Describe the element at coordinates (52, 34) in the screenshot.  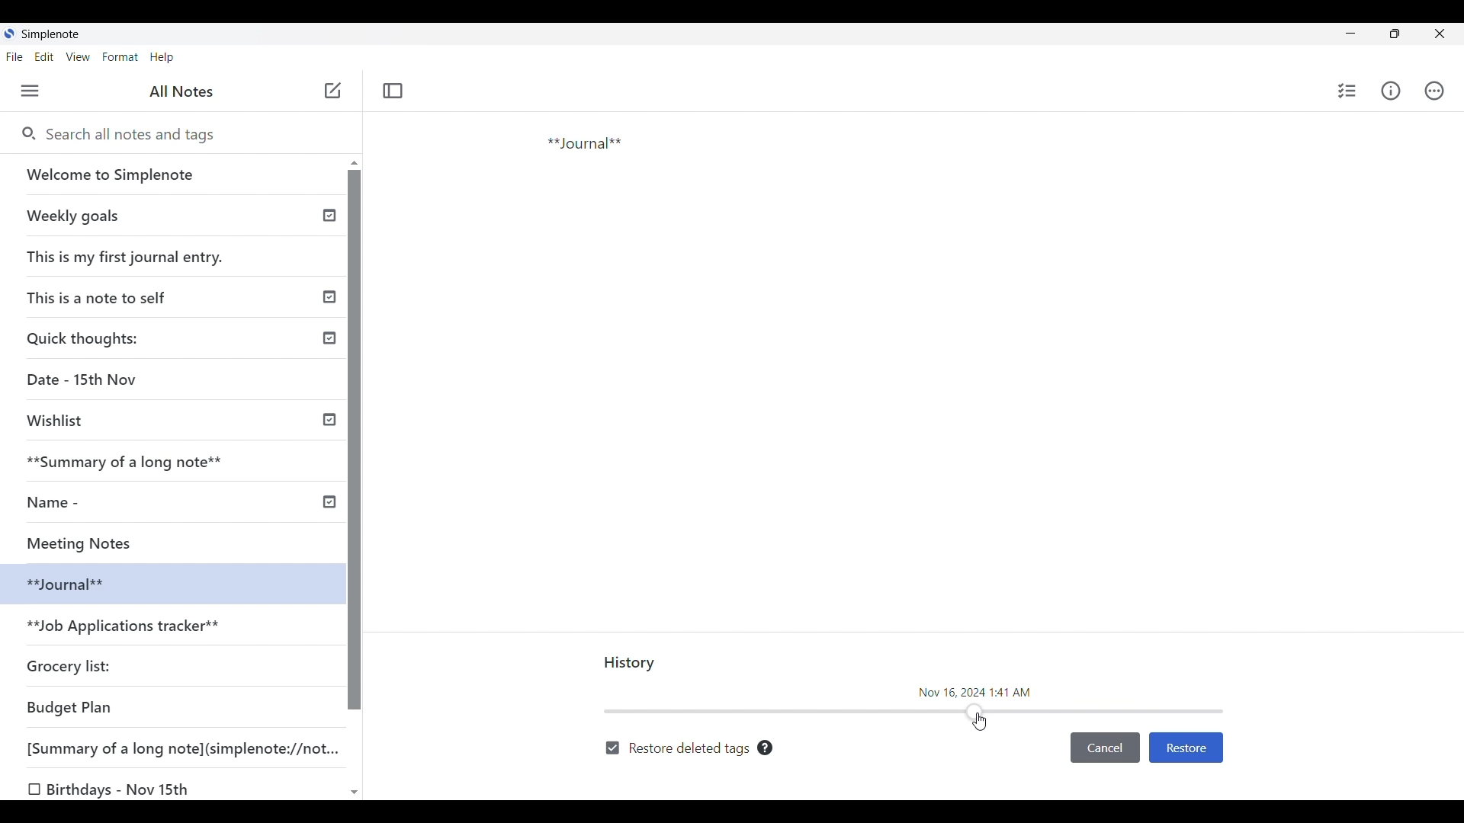
I see `Software name` at that location.